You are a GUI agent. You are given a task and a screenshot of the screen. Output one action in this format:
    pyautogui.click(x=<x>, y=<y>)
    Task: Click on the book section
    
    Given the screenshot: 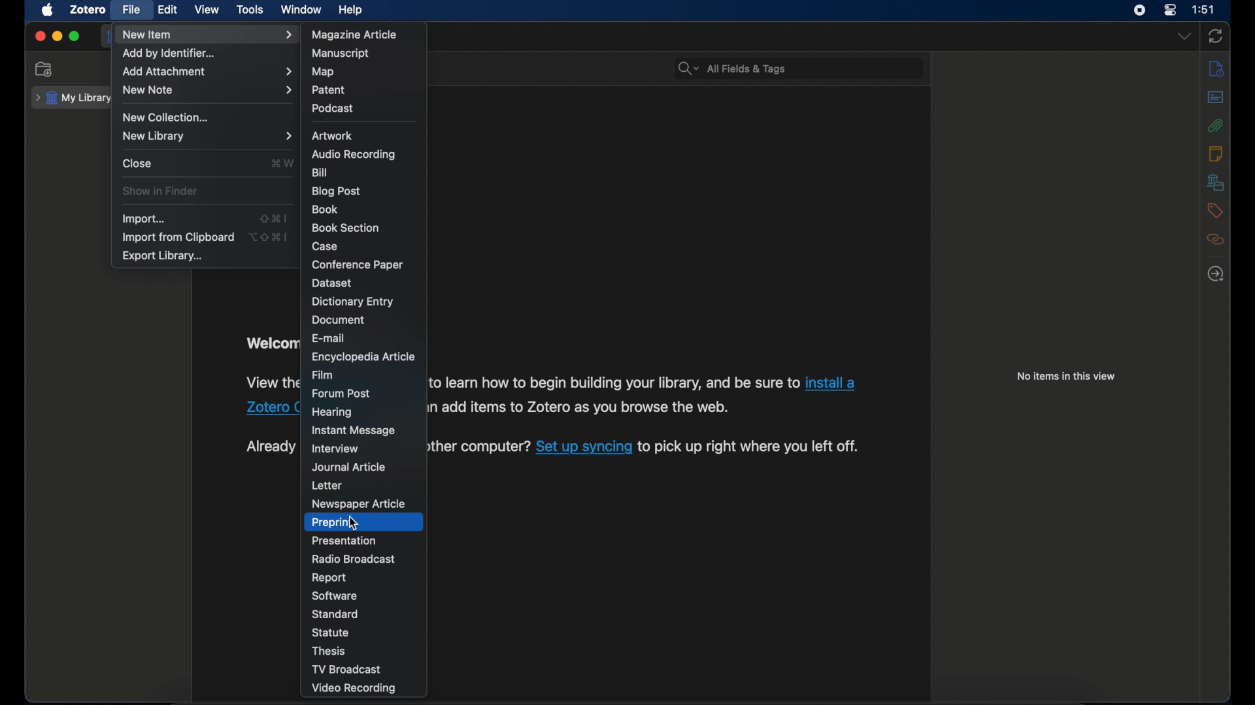 What is the action you would take?
    pyautogui.click(x=346, y=228)
    